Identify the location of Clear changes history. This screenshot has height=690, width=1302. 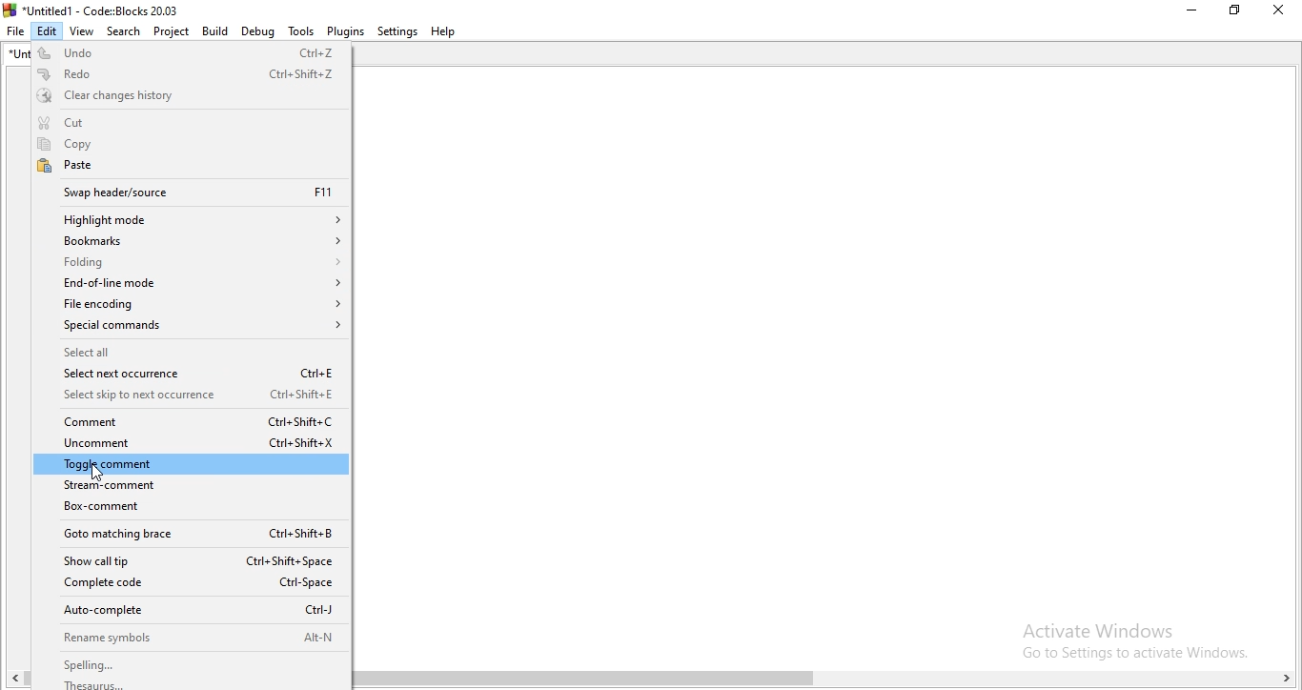
(190, 98).